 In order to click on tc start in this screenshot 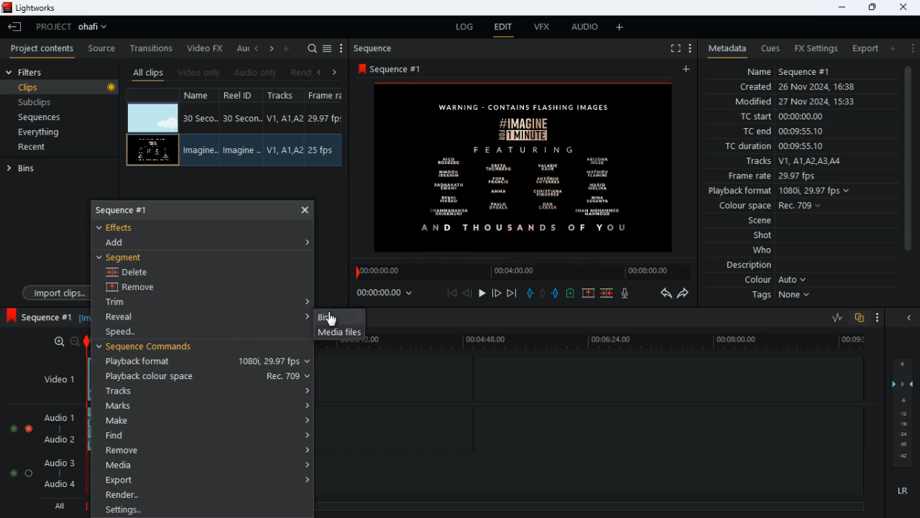, I will do `click(804, 117)`.